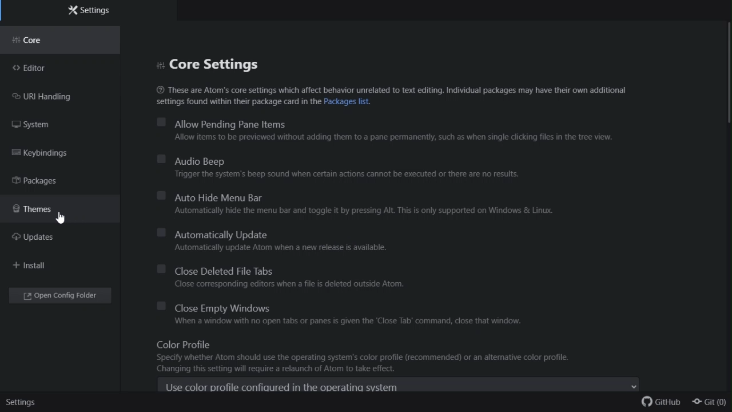 The height and width of the screenshot is (412, 732). Describe the element at coordinates (45, 125) in the screenshot. I see `System` at that location.